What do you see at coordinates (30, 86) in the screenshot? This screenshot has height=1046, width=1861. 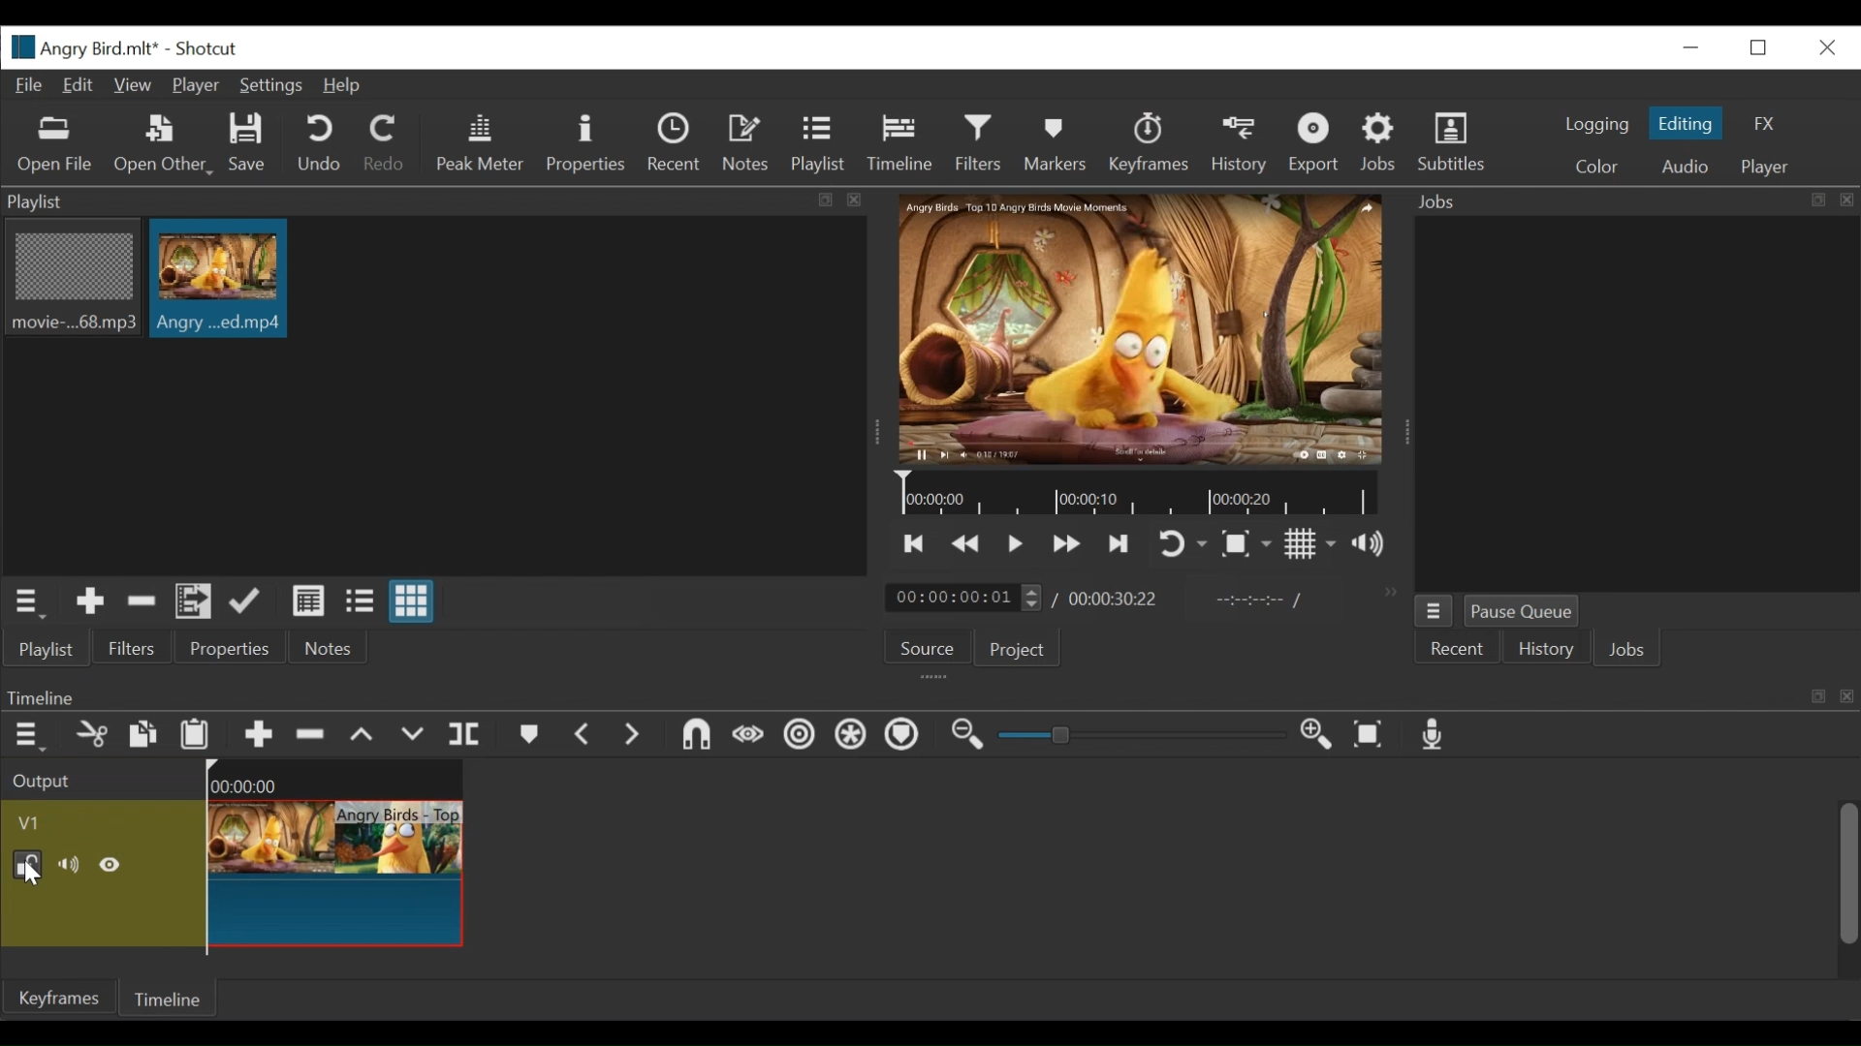 I see `File` at bounding box center [30, 86].